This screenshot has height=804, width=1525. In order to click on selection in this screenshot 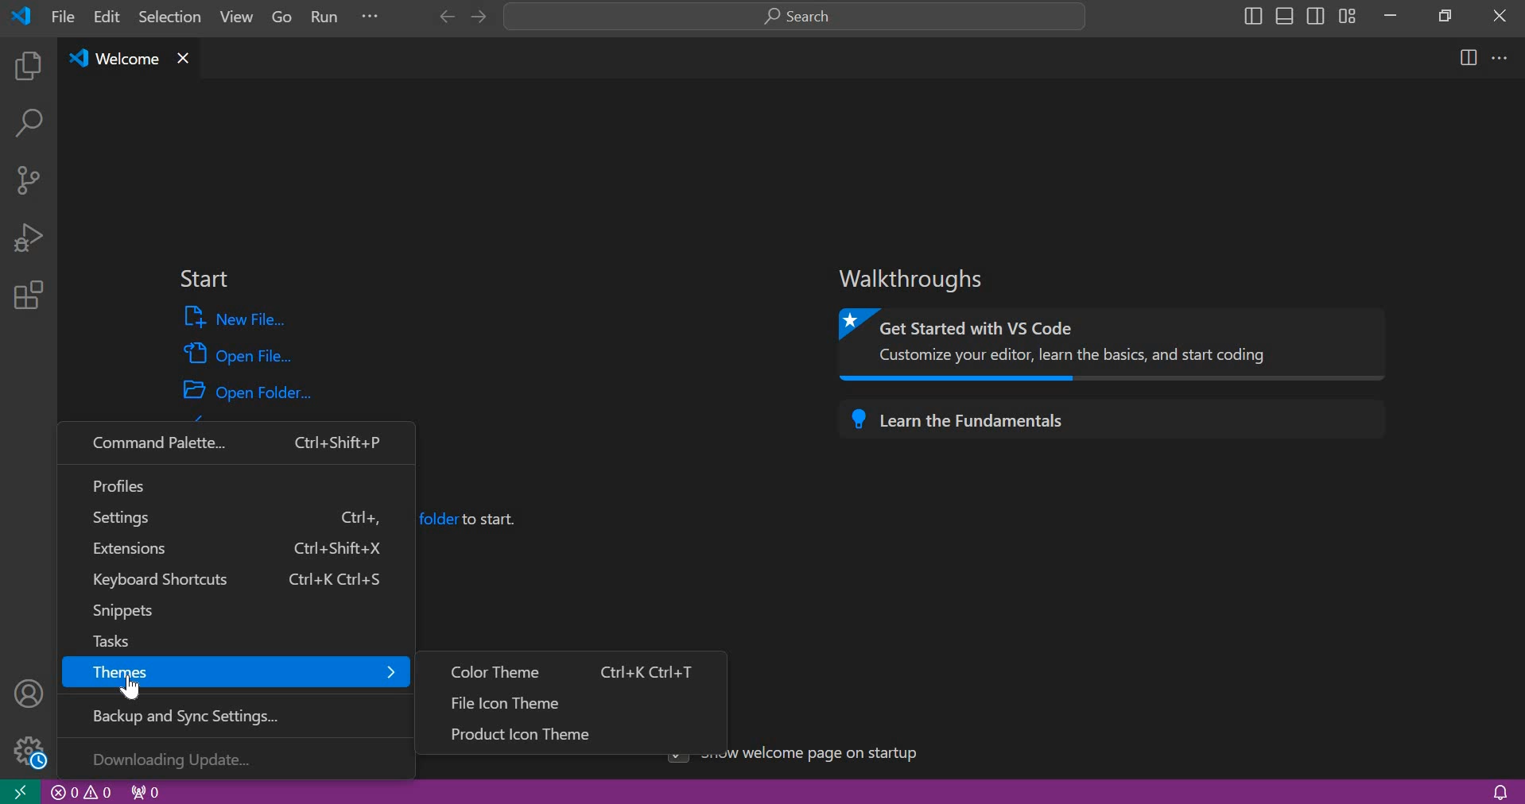, I will do `click(170, 16)`.